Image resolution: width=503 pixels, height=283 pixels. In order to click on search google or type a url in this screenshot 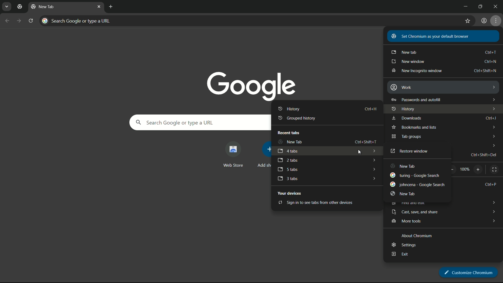, I will do `click(198, 122)`.